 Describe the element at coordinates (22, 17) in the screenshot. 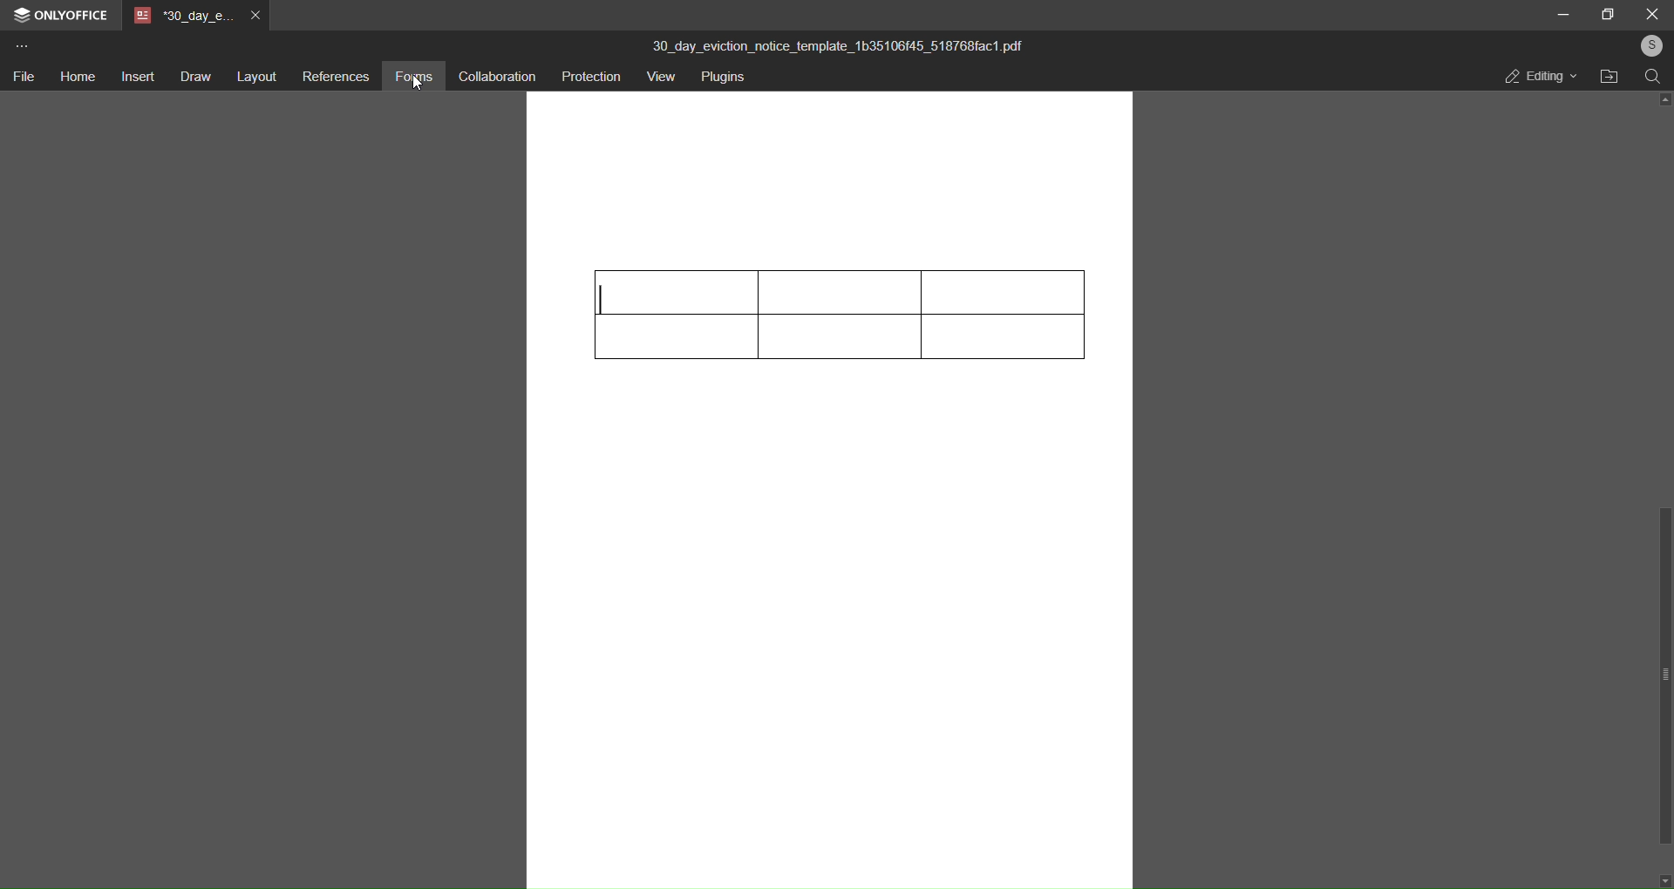

I see `logo` at that location.